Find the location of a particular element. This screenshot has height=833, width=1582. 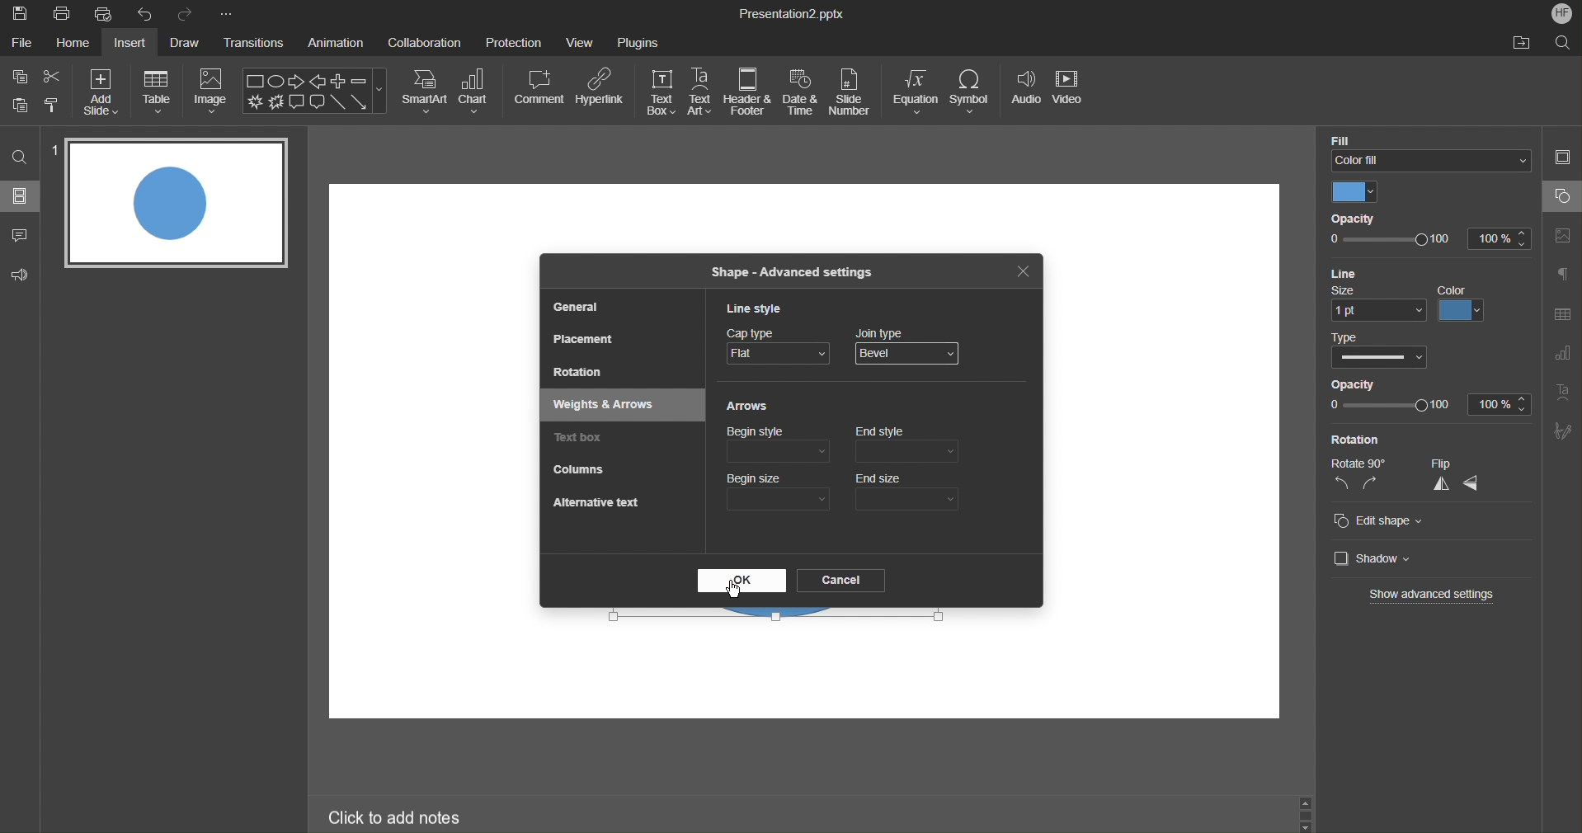

Insert is located at coordinates (134, 44).